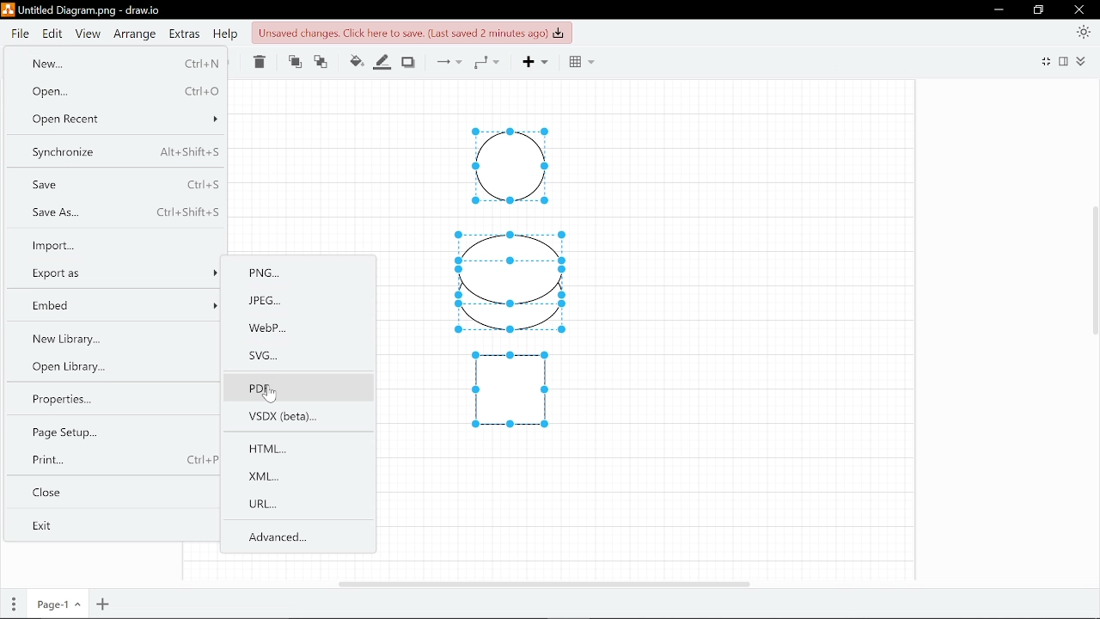 This screenshot has height=619, width=1100. Describe the element at coordinates (296, 357) in the screenshot. I see `SVG` at that location.